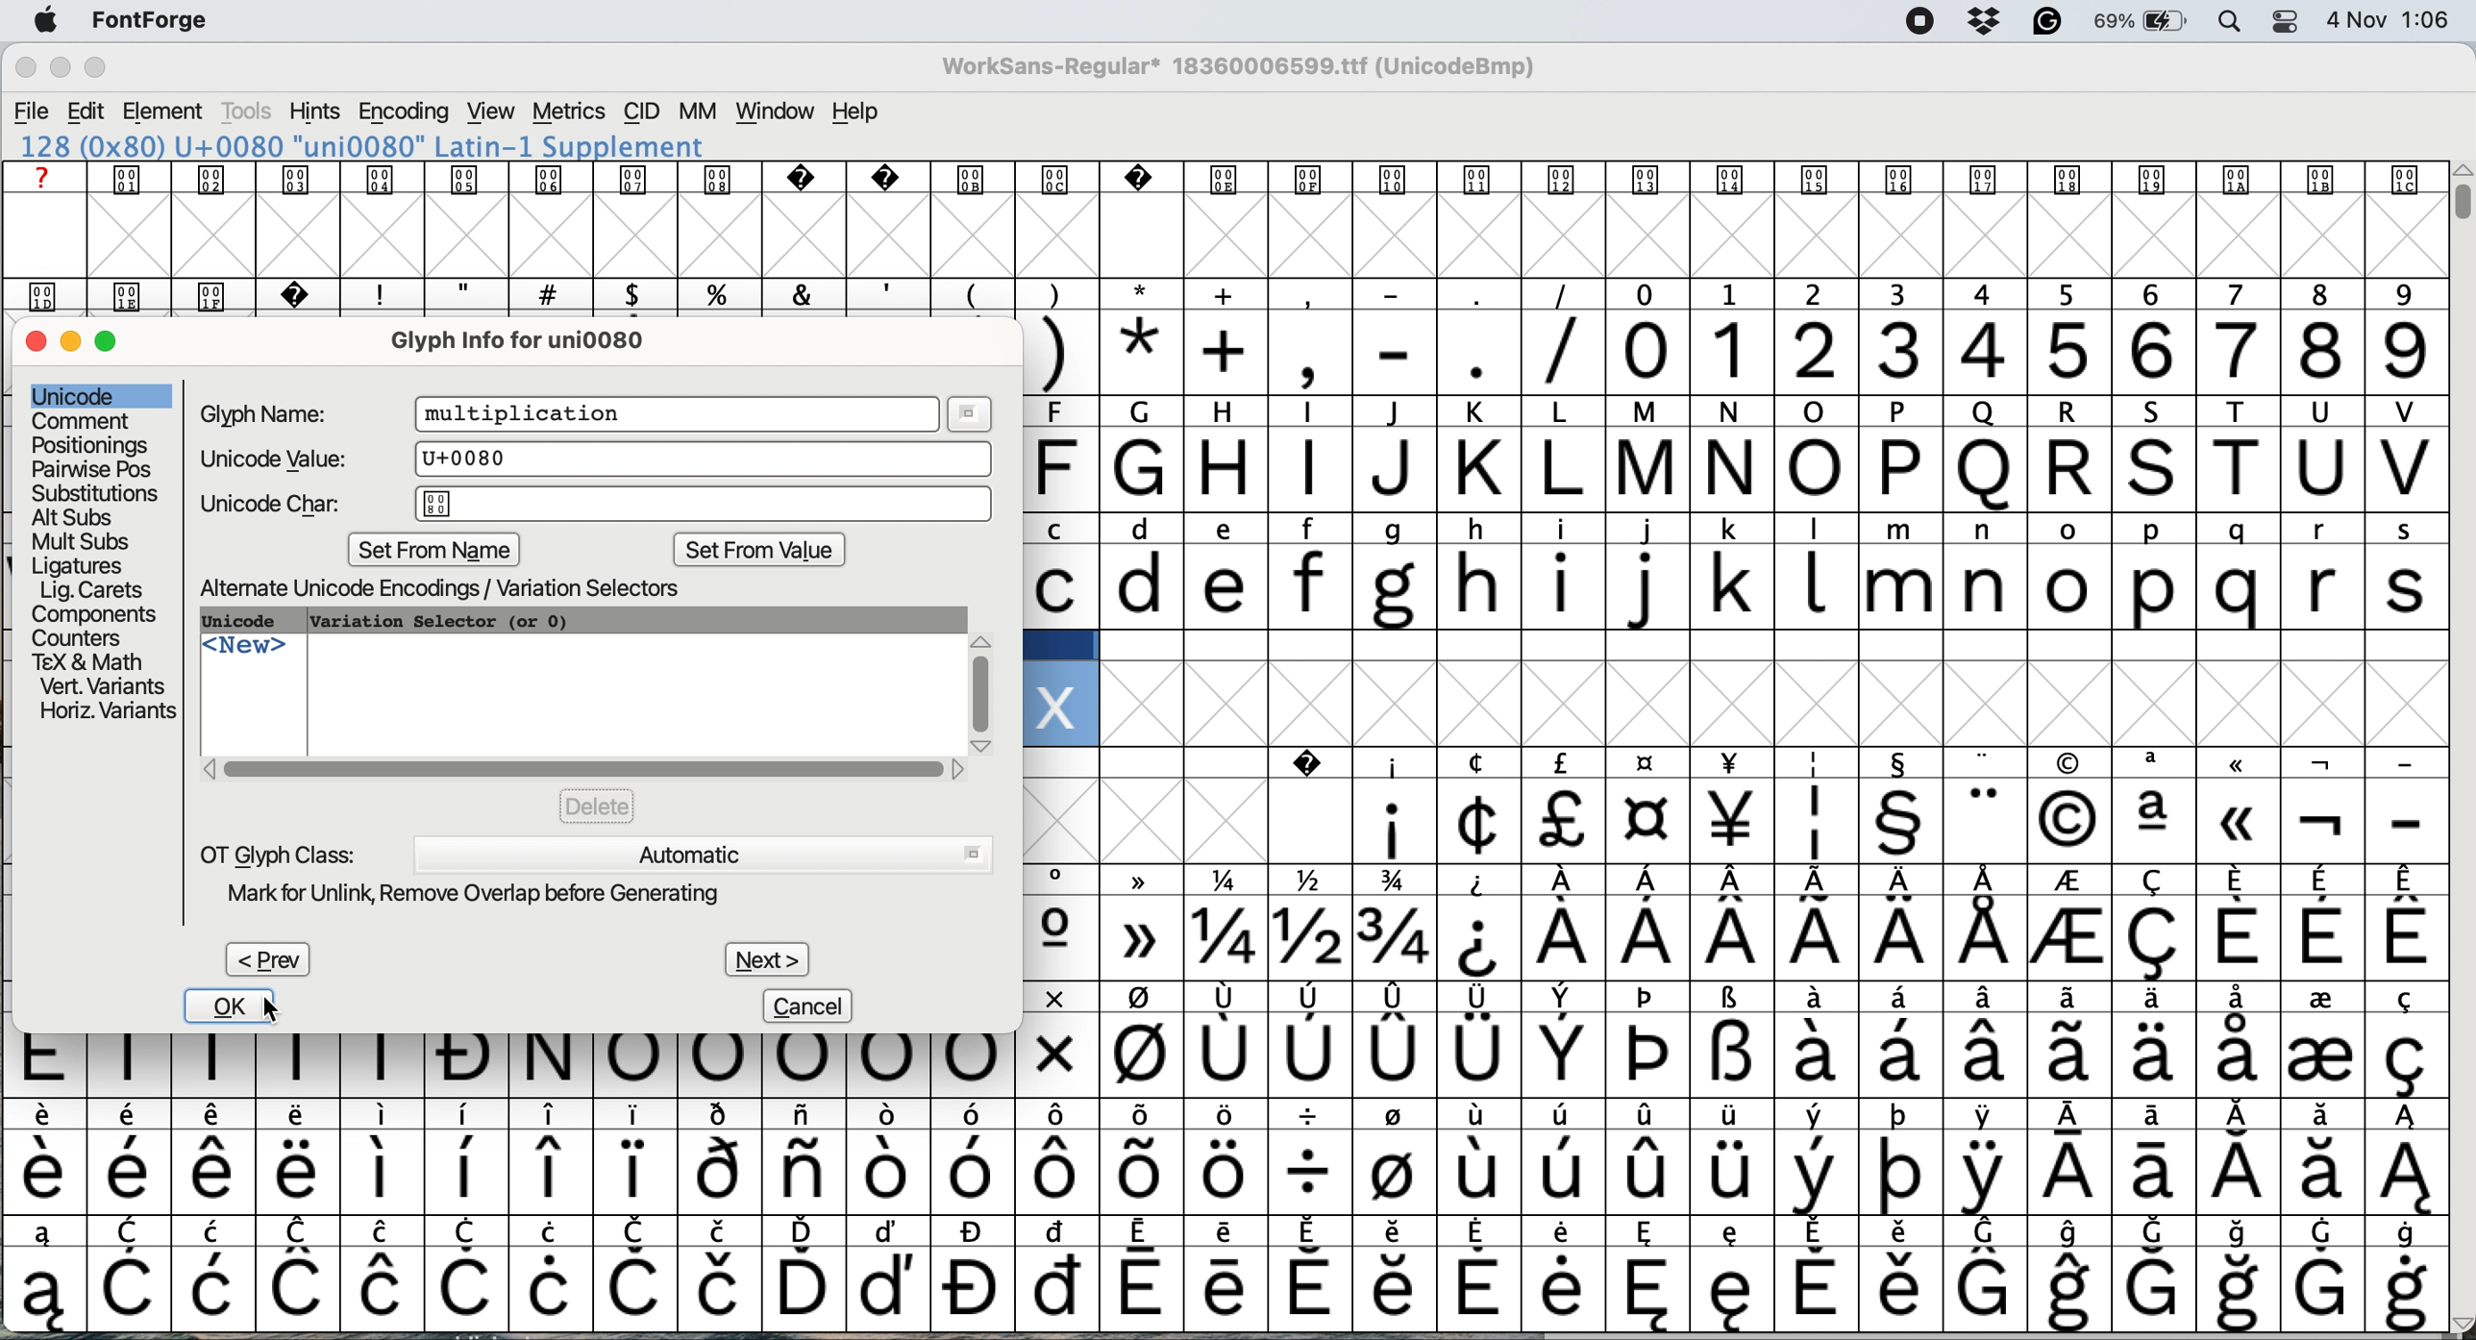  I want to click on variation selector, so click(441, 621).